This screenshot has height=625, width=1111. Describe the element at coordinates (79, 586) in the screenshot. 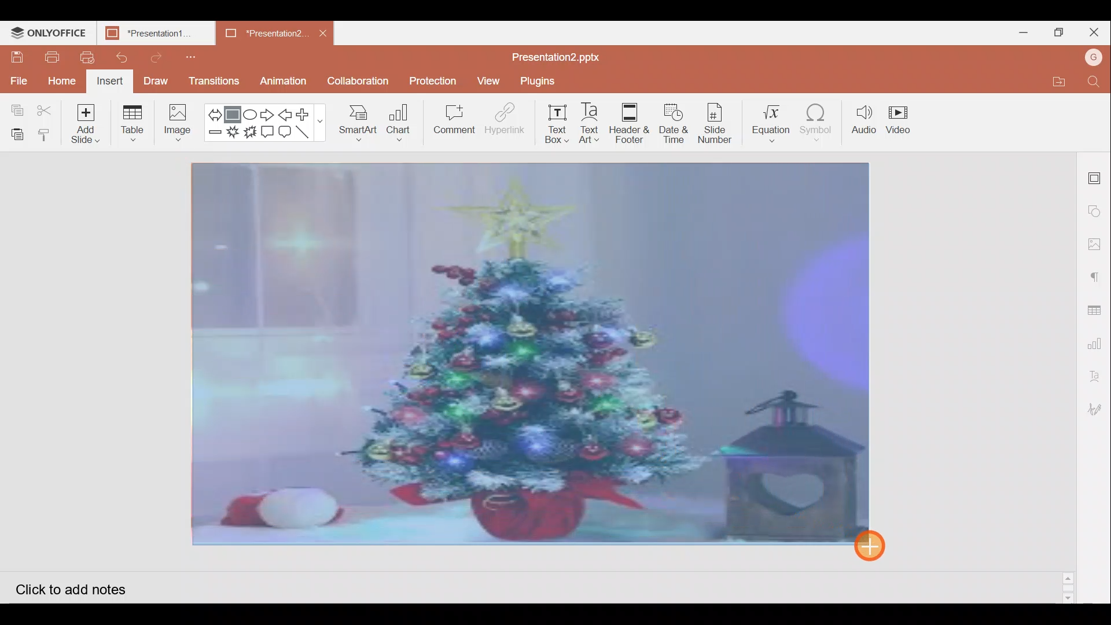

I see `Click to add notes` at that location.